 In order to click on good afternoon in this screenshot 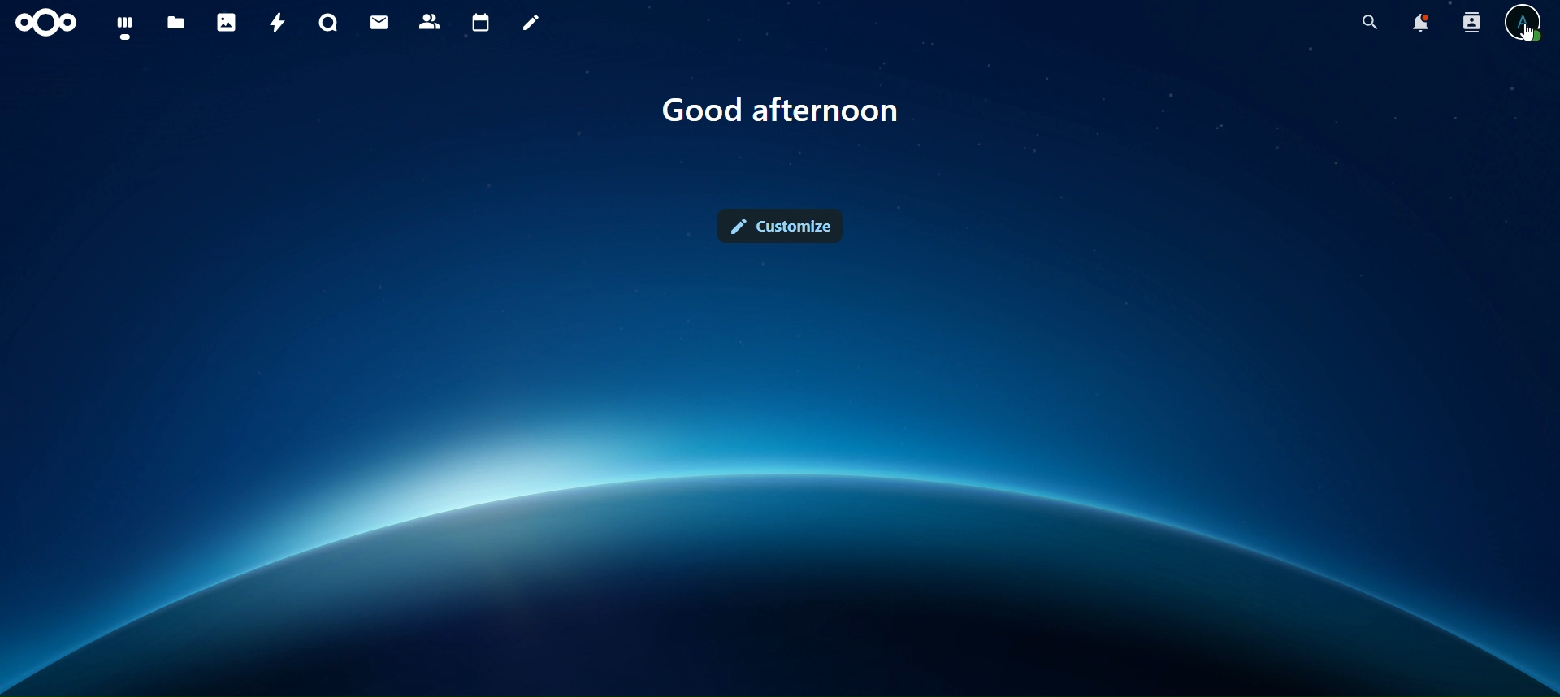, I will do `click(778, 112)`.